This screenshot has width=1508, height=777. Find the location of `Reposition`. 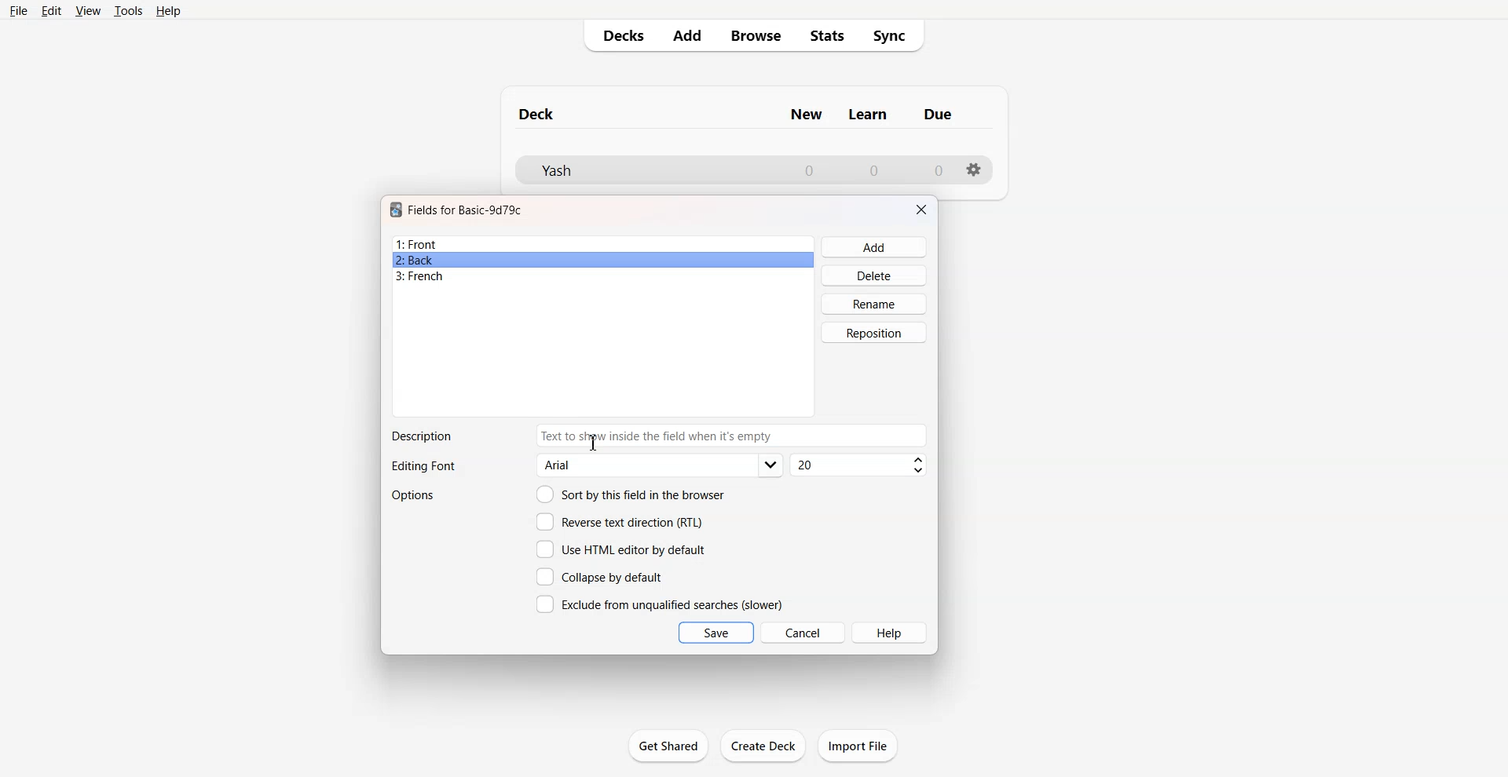

Reposition is located at coordinates (874, 333).